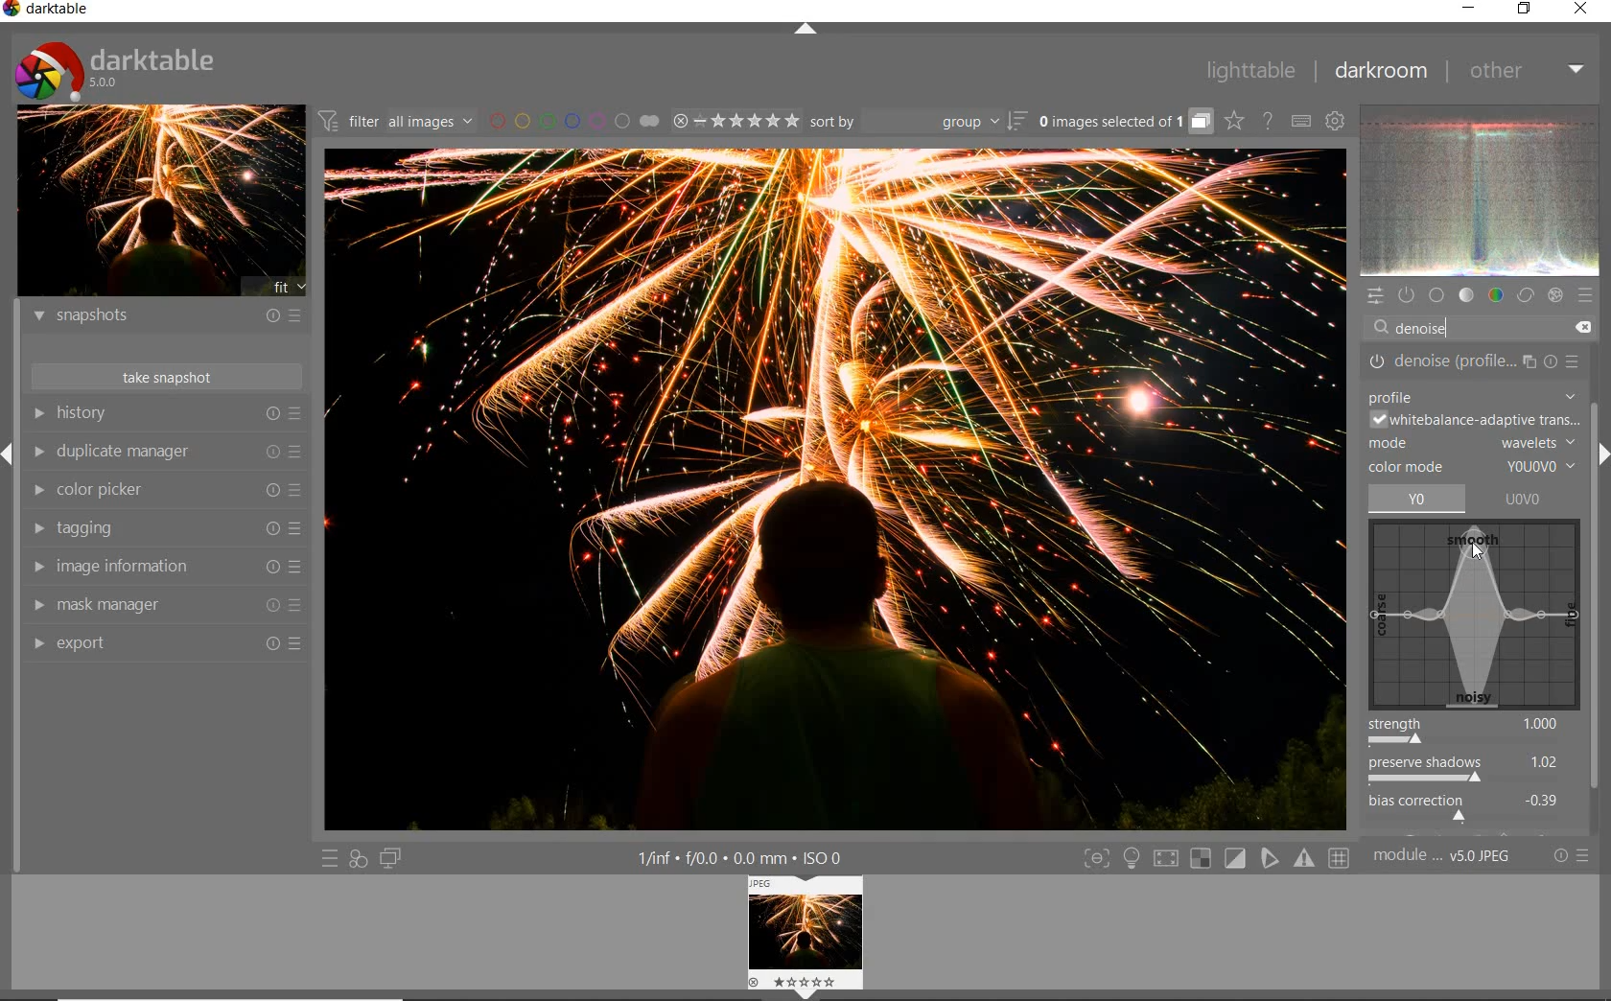 This screenshot has width=1611, height=1001. What do you see at coordinates (1418, 499) in the screenshot?
I see `yo` at bounding box center [1418, 499].